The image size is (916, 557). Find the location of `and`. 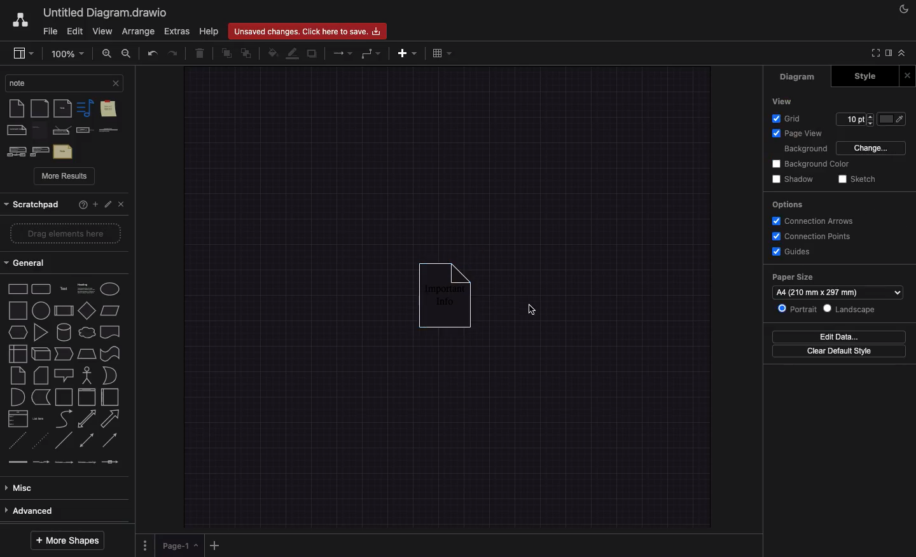

and is located at coordinates (111, 376).